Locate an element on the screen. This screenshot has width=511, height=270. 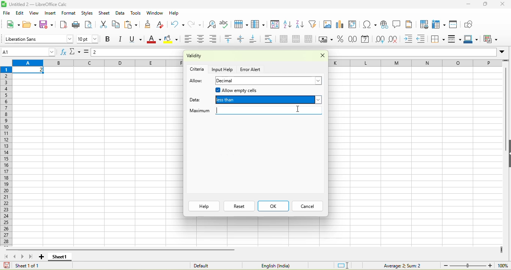
split is located at coordinates (310, 39).